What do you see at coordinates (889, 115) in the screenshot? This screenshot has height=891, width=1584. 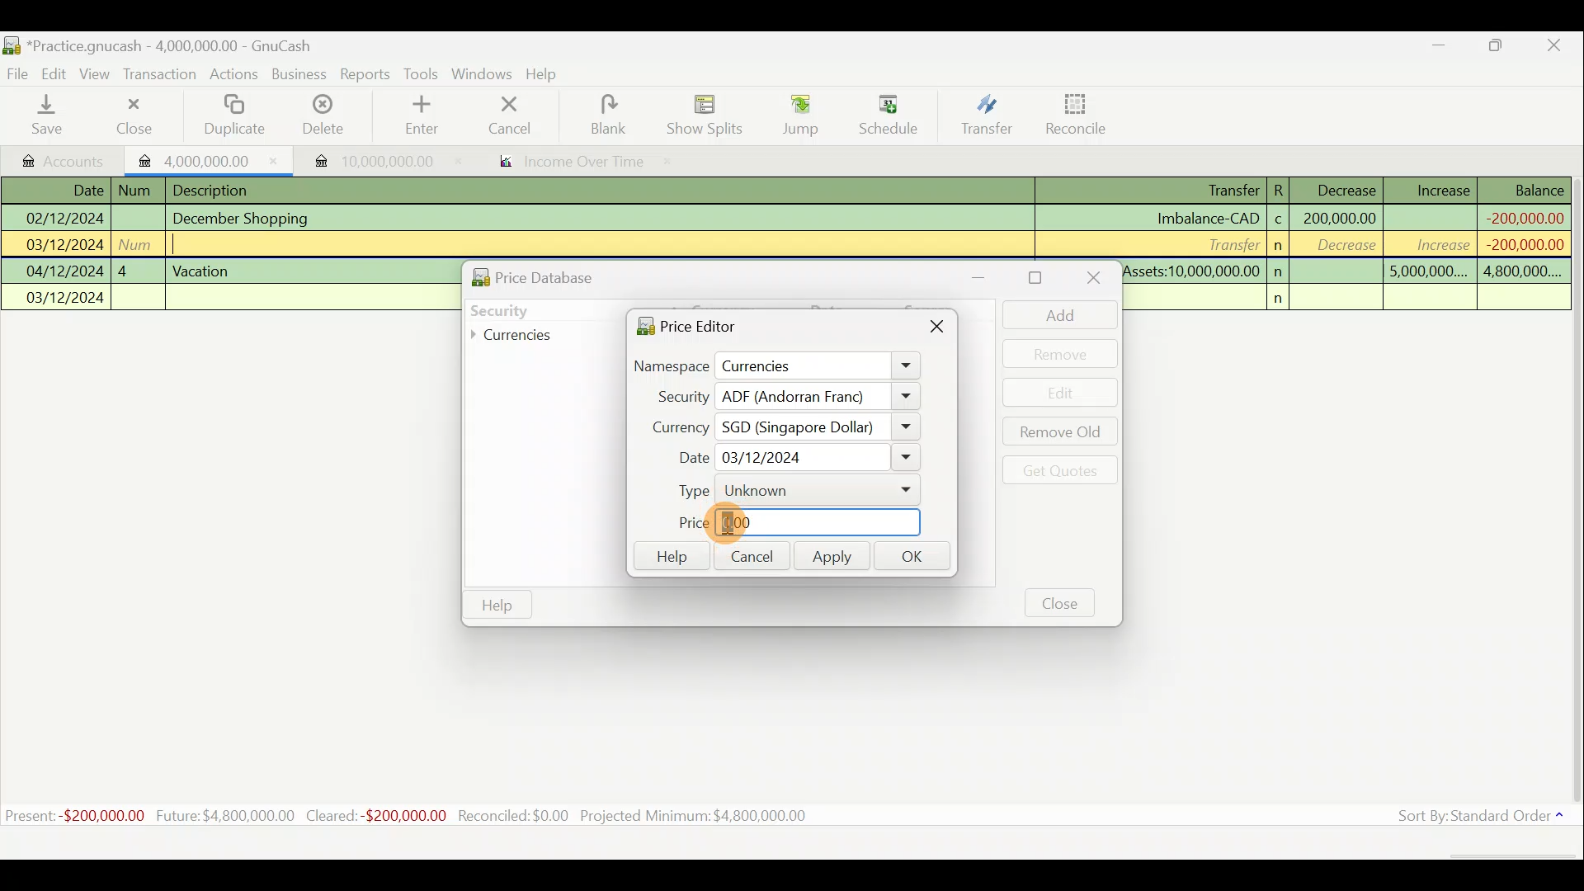 I see `Schedule` at bounding box center [889, 115].